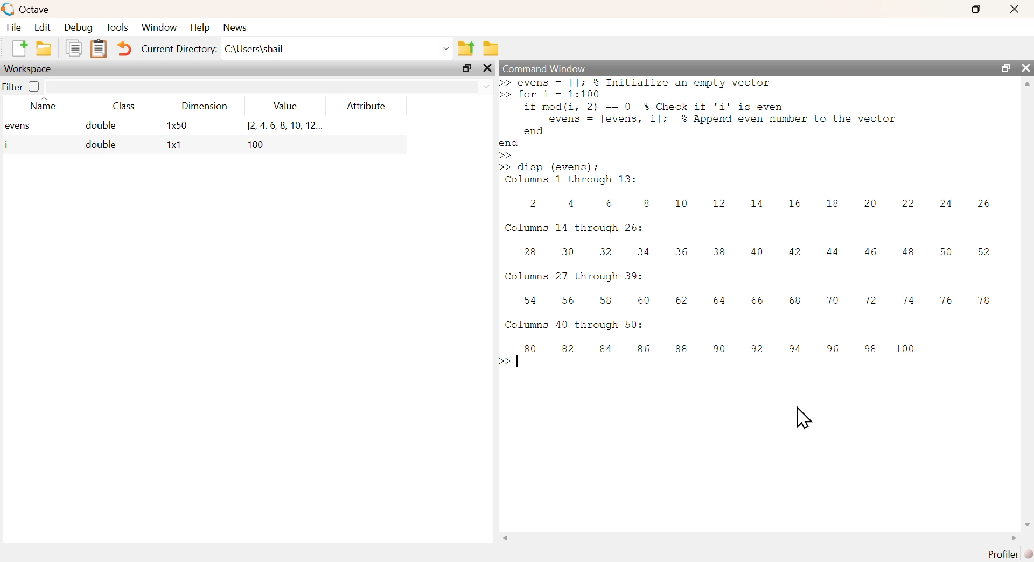 The height and width of the screenshot is (562, 1034). What do you see at coordinates (27, 10) in the screenshot?
I see `octave` at bounding box center [27, 10].